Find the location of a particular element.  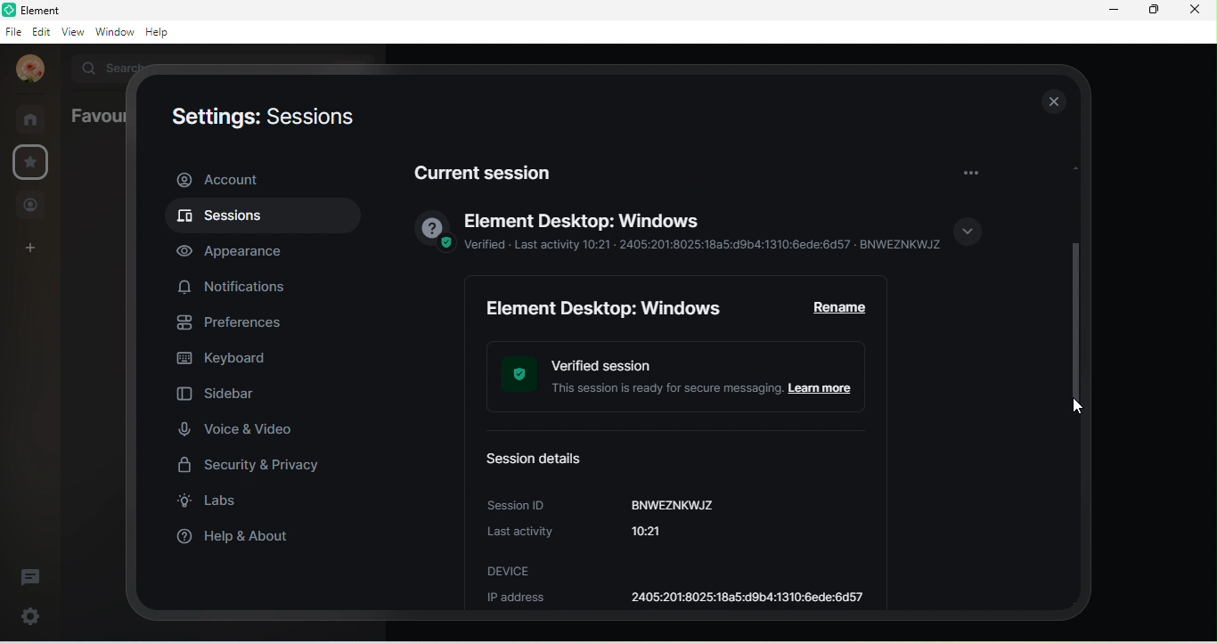

maximize is located at coordinates (1152, 9).